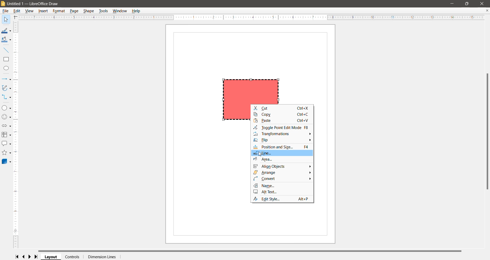 The height and width of the screenshot is (260, 490). What do you see at coordinates (36, 257) in the screenshot?
I see `Scroll to last page` at bounding box center [36, 257].